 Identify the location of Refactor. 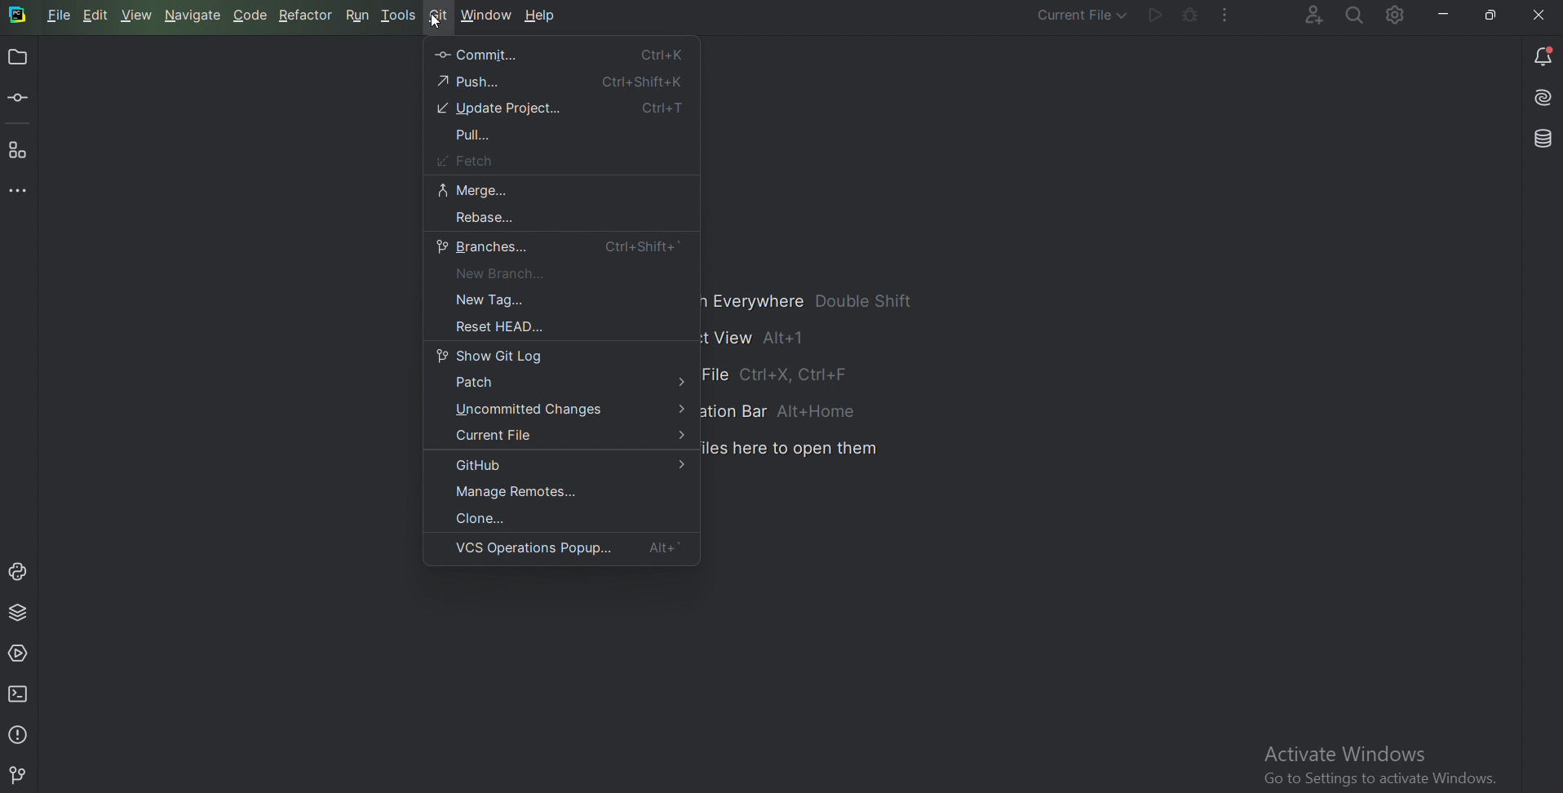
(306, 16).